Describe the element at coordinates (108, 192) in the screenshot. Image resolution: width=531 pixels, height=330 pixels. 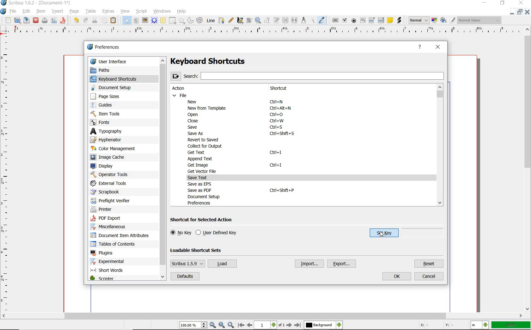
I see `scrapbook` at that location.